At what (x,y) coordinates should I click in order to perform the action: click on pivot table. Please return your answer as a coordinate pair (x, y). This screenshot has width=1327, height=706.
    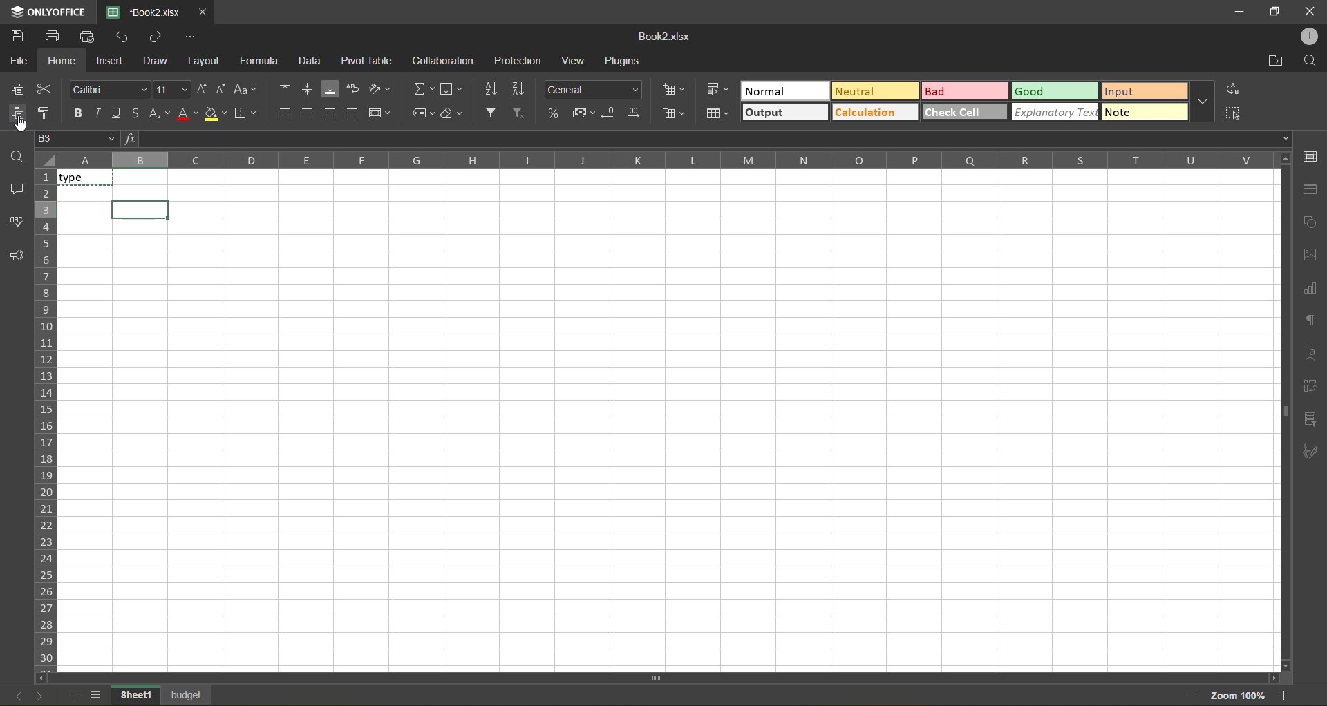
    Looking at the image, I should click on (368, 61).